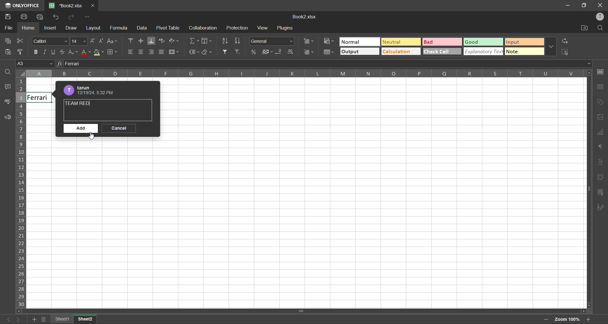  What do you see at coordinates (225, 41) in the screenshot?
I see `sort ascending` at bounding box center [225, 41].